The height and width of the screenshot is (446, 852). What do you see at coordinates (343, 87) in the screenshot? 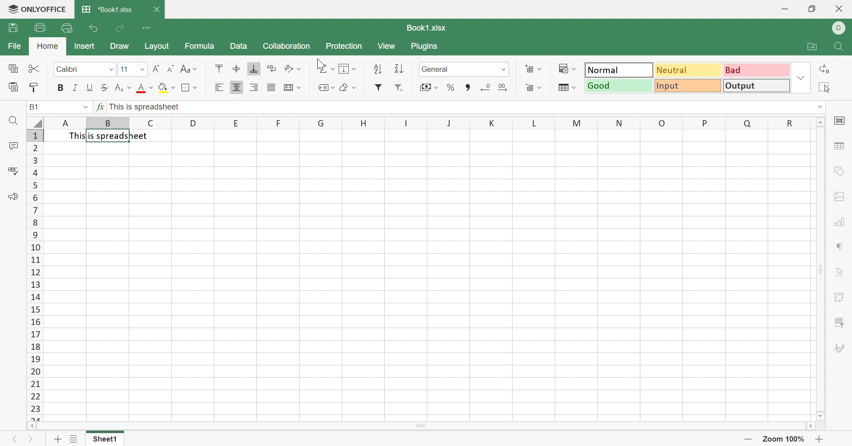
I see `Clear` at bounding box center [343, 87].